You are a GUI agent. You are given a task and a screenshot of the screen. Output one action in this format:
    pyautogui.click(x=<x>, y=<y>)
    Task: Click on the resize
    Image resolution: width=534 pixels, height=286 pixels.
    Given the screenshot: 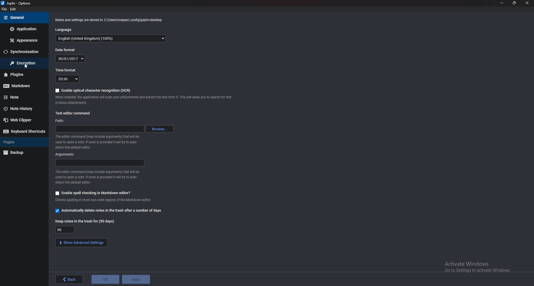 What is the action you would take?
    pyautogui.click(x=514, y=3)
    